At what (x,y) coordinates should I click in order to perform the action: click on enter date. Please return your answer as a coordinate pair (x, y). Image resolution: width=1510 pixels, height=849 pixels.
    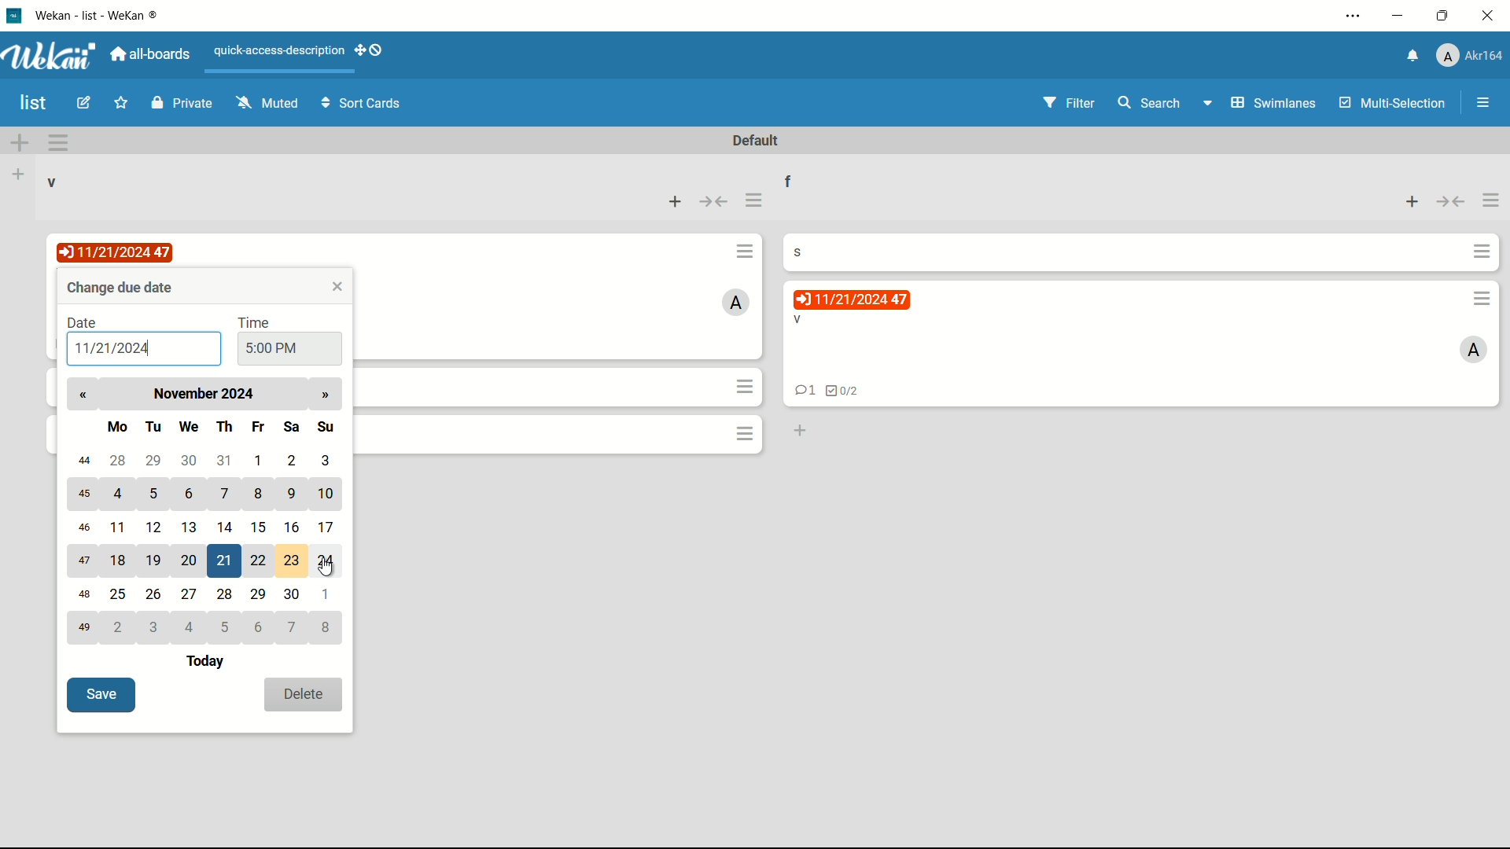
    Looking at the image, I should click on (112, 350).